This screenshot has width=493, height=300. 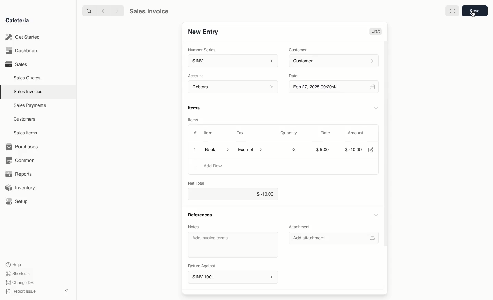 I want to click on Purchases, so click(x=24, y=147).